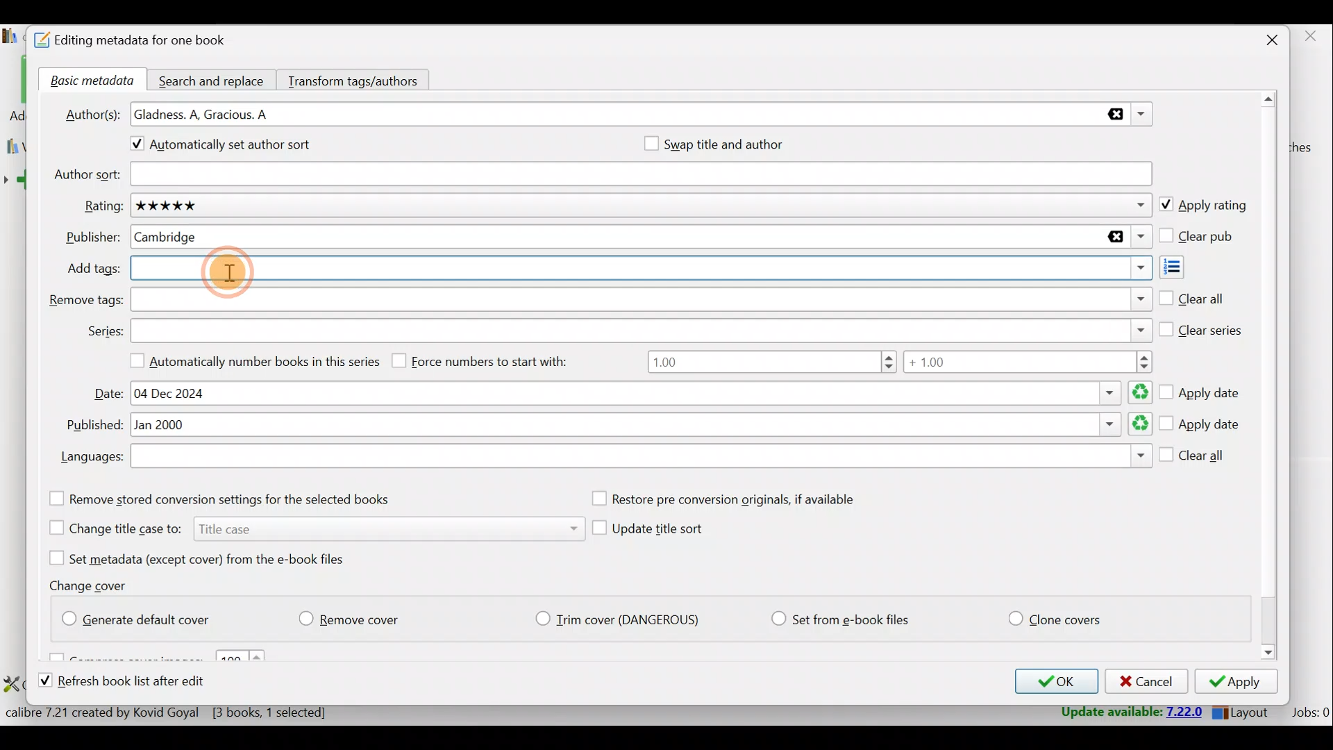 The height and width of the screenshot is (750, 1333). I want to click on Rating:, so click(103, 206).